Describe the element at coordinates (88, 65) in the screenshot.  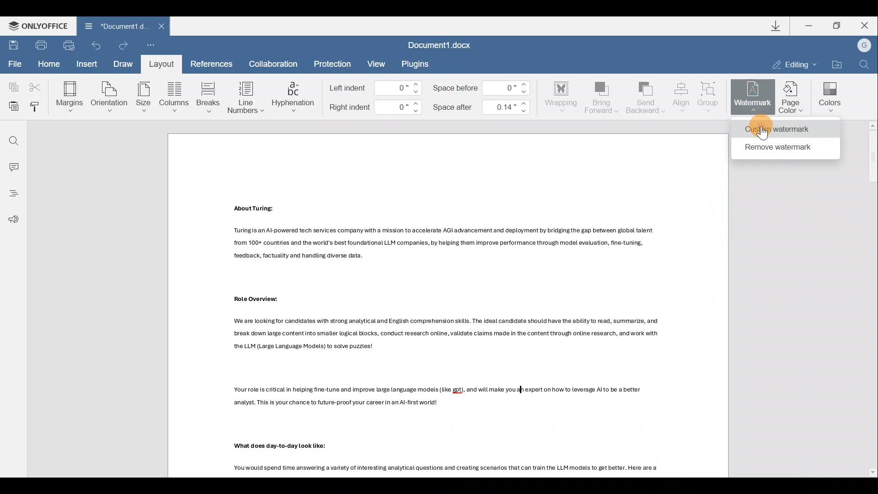
I see `Insert` at that location.